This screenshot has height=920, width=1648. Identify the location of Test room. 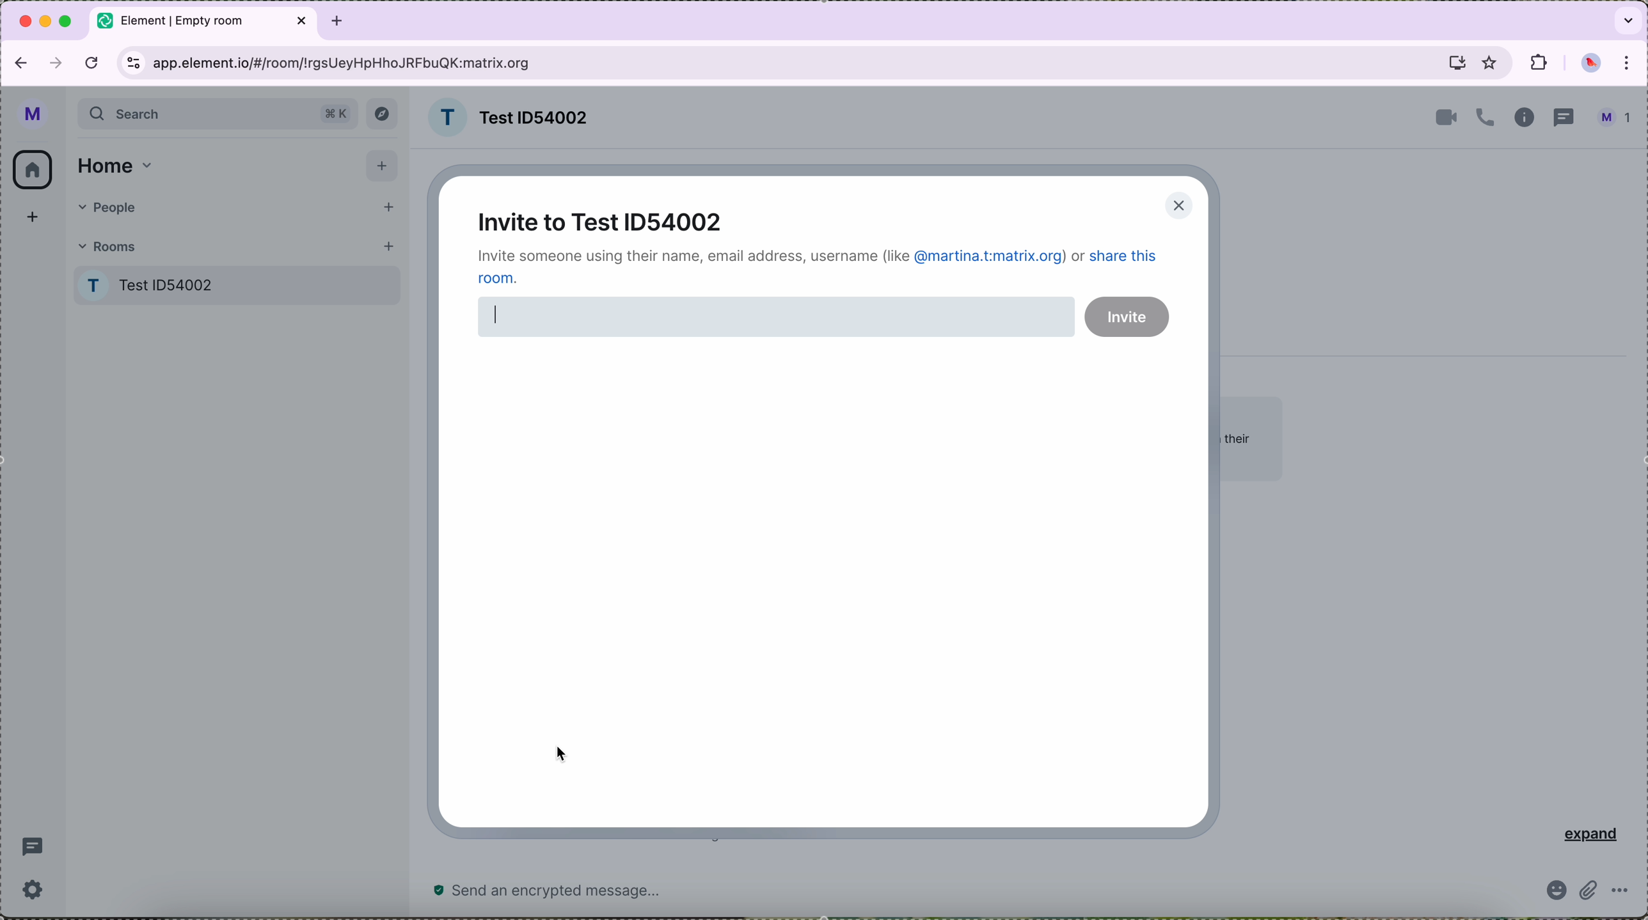
(240, 283).